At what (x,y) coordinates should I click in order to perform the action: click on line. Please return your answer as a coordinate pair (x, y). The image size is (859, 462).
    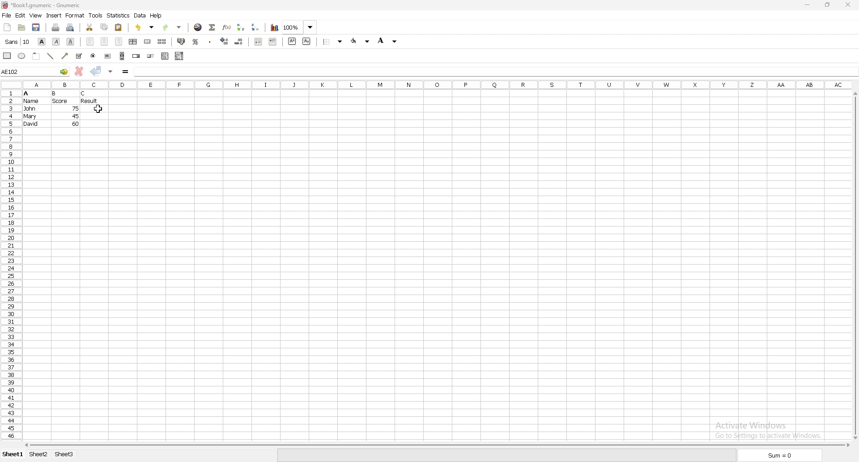
    Looking at the image, I should click on (50, 56).